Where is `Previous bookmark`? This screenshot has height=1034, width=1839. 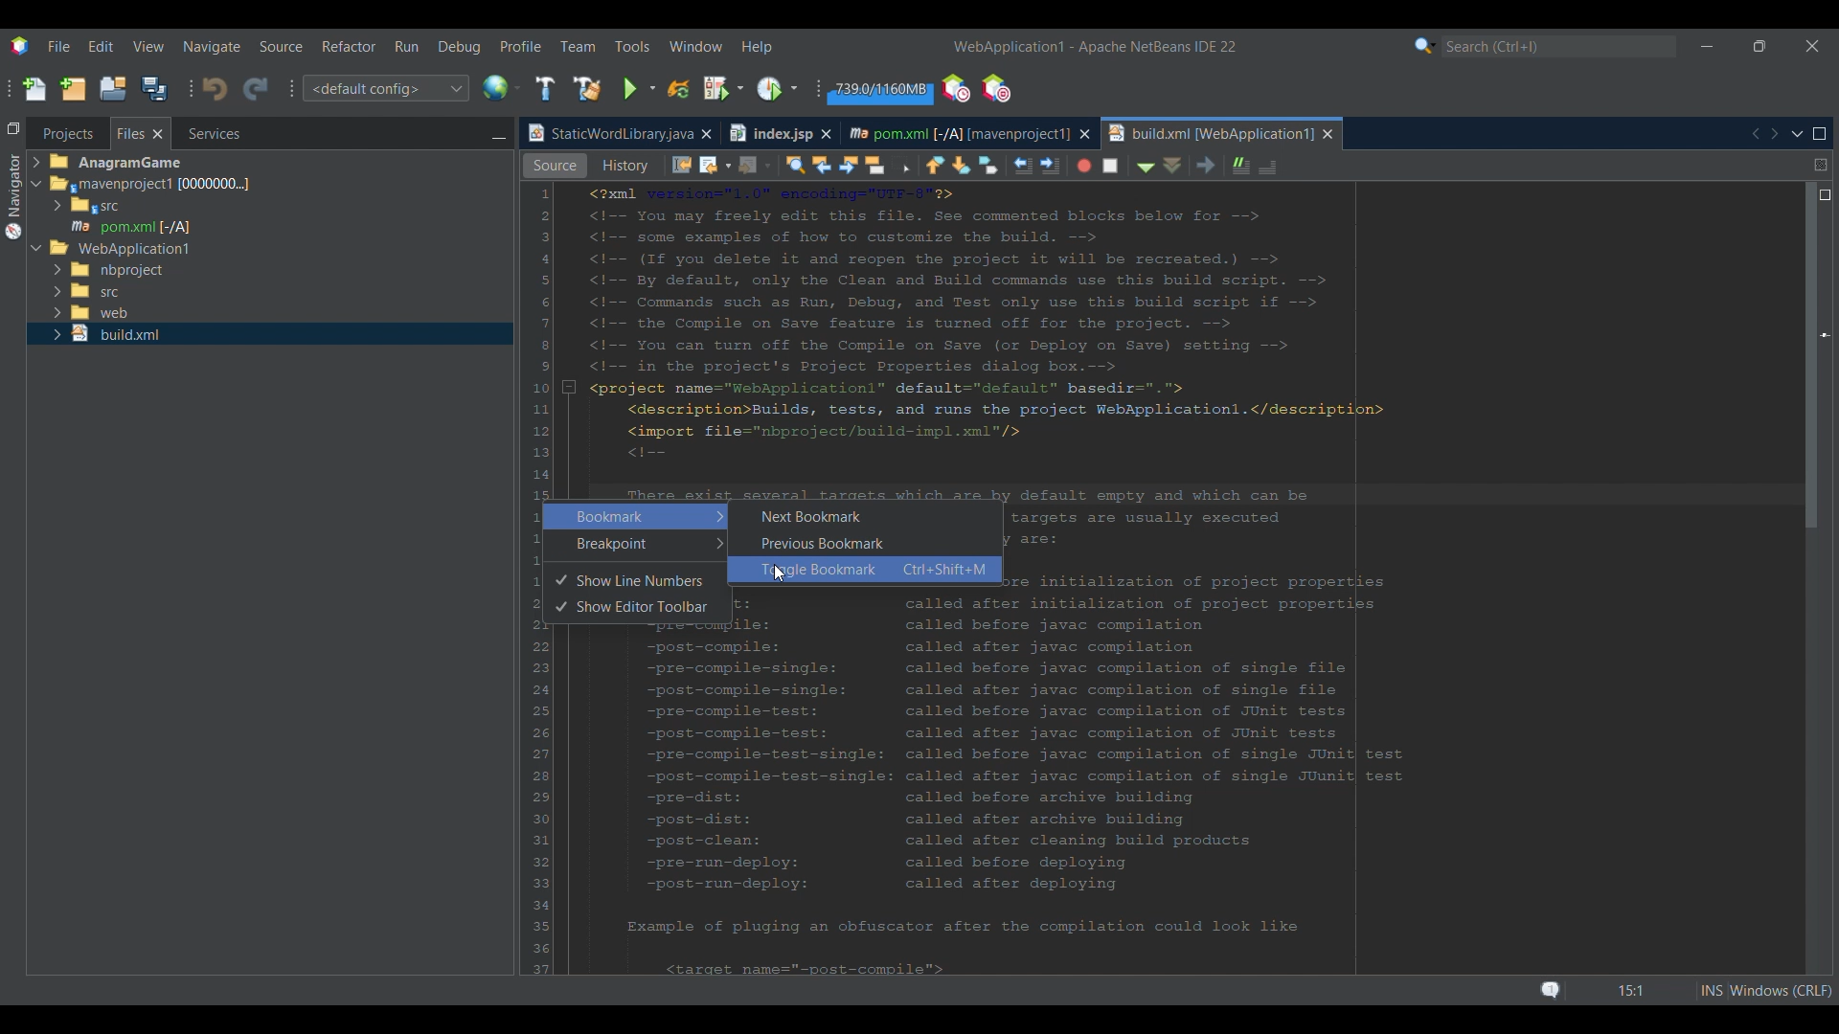
Previous bookmark is located at coordinates (1107, 162).